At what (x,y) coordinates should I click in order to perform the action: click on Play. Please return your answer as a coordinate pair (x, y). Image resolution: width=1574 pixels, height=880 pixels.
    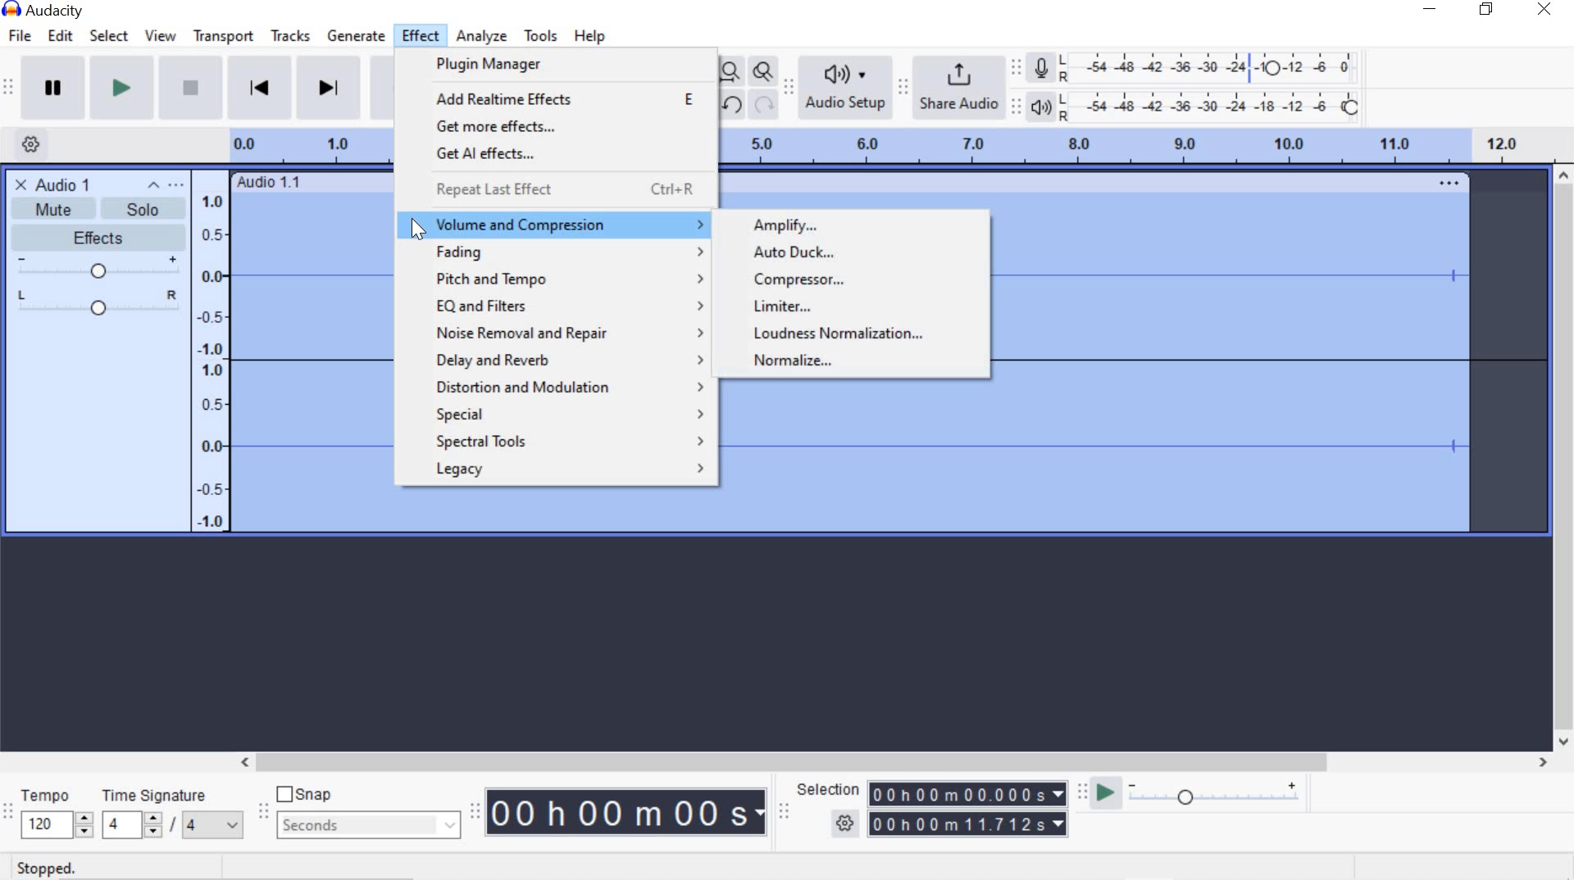
    Looking at the image, I should click on (122, 89).